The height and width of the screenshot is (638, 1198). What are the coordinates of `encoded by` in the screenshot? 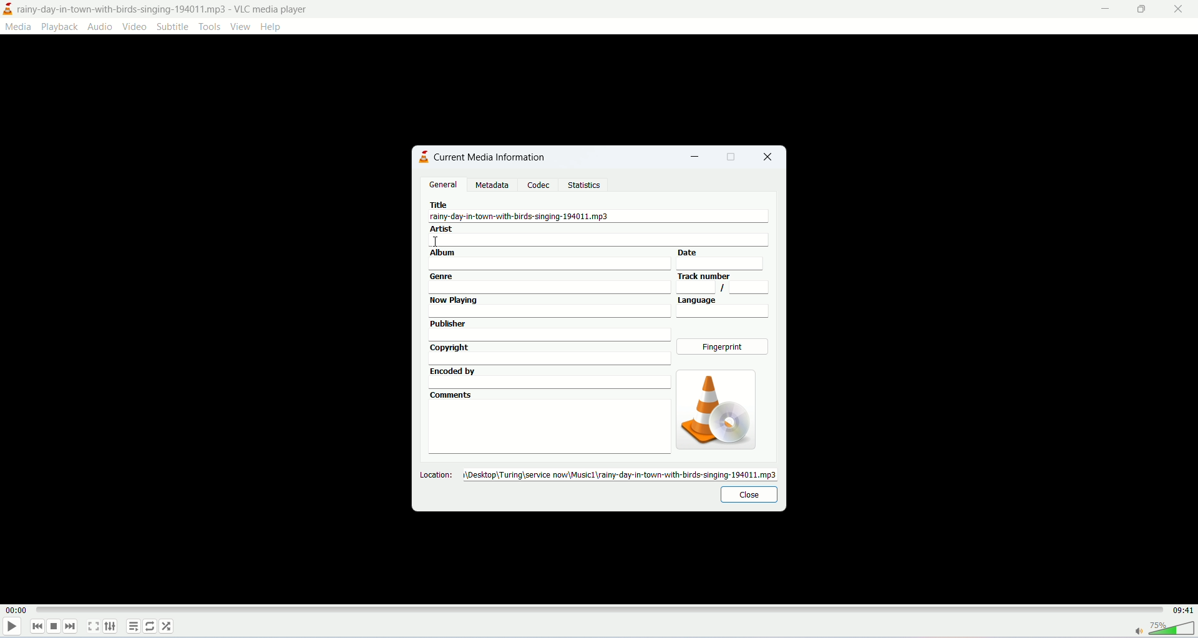 It's located at (548, 376).